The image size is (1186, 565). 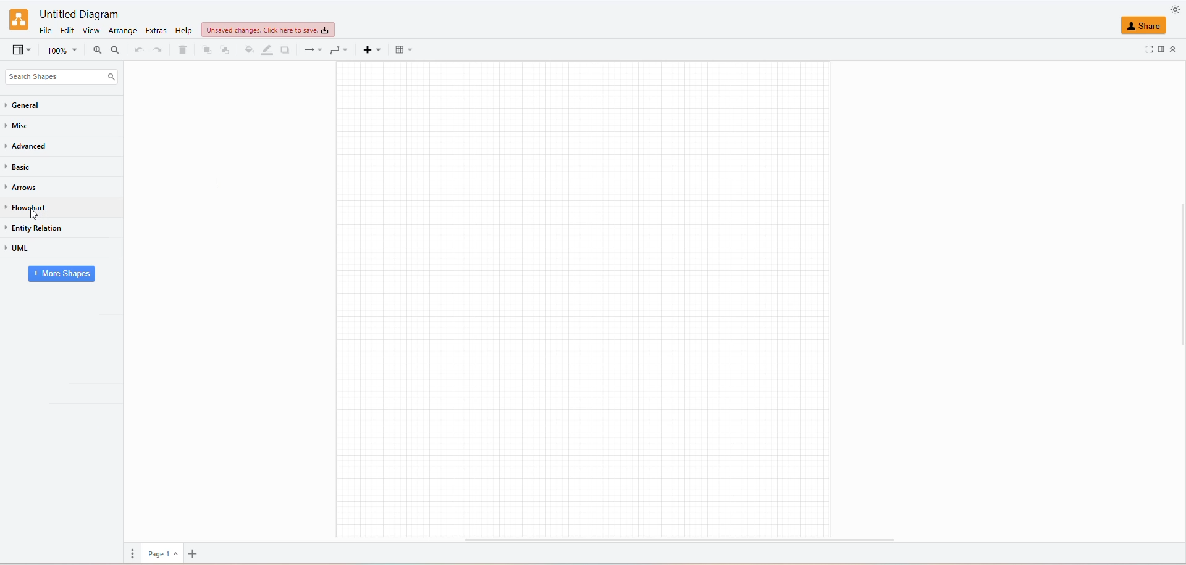 I want to click on cursor, so click(x=32, y=215).